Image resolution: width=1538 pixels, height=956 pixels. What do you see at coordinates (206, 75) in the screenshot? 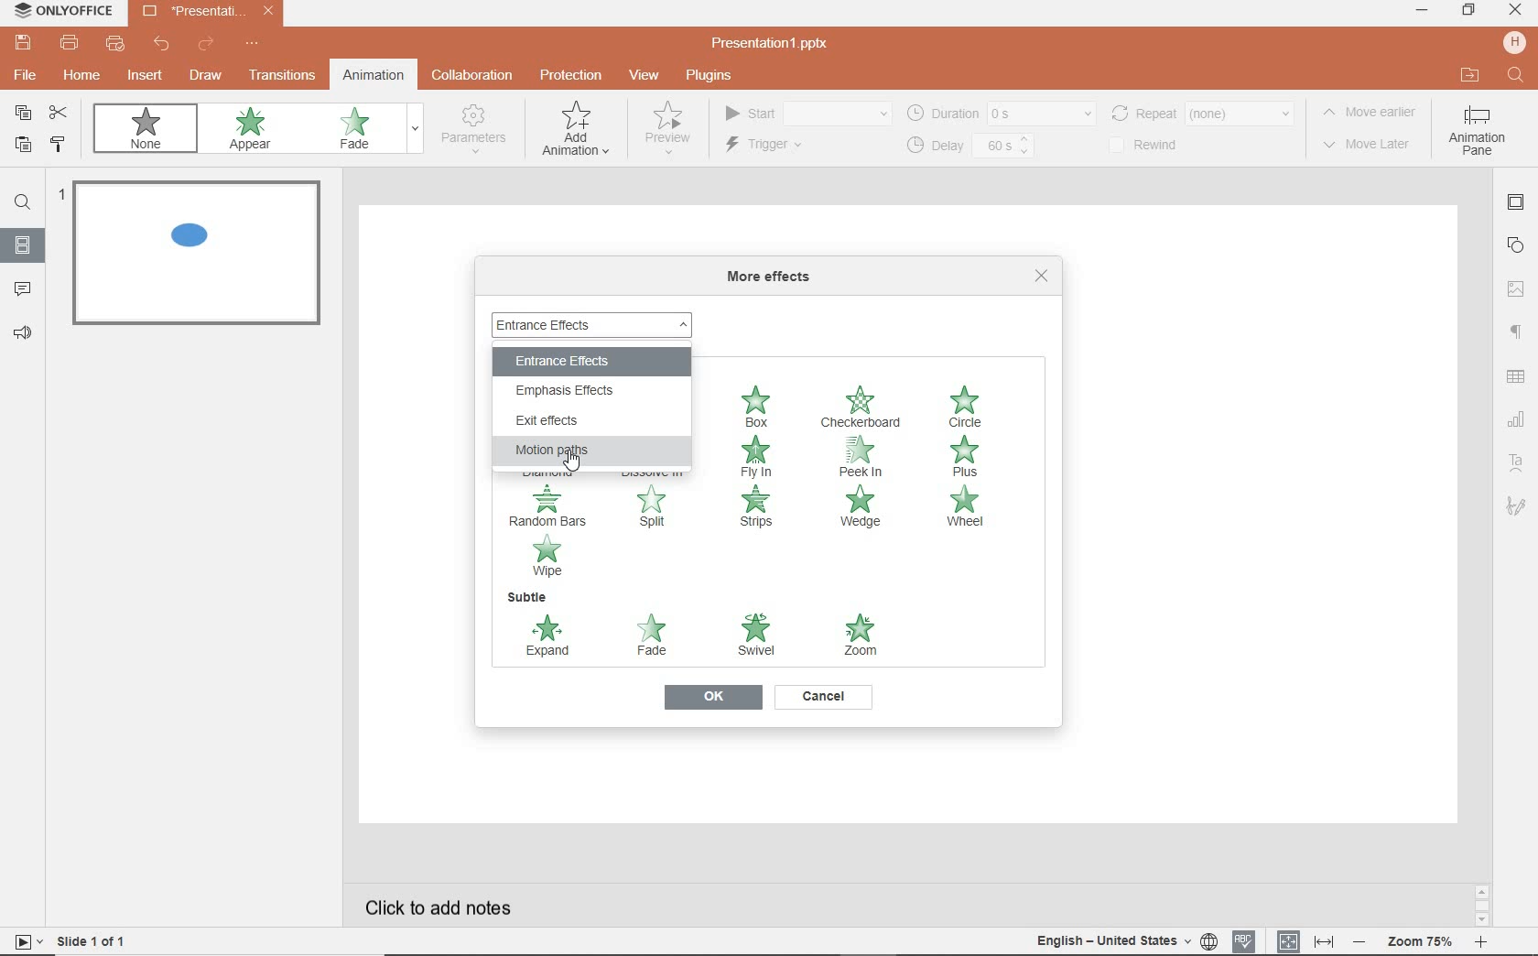
I see `draw` at bounding box center [206, 75].